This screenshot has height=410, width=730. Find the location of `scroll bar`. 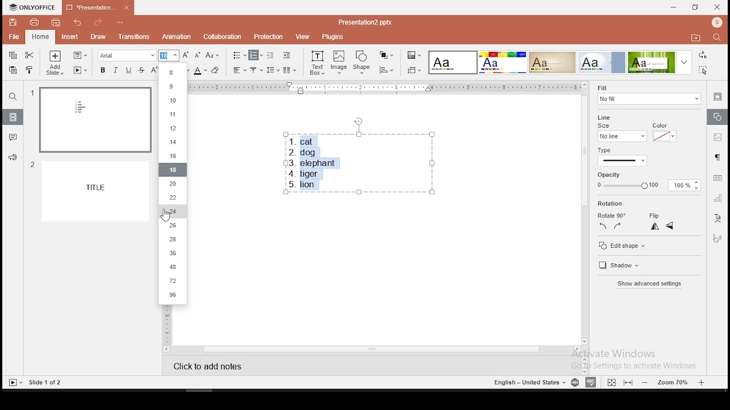

scroll bar is located at coordinates (584, 213).